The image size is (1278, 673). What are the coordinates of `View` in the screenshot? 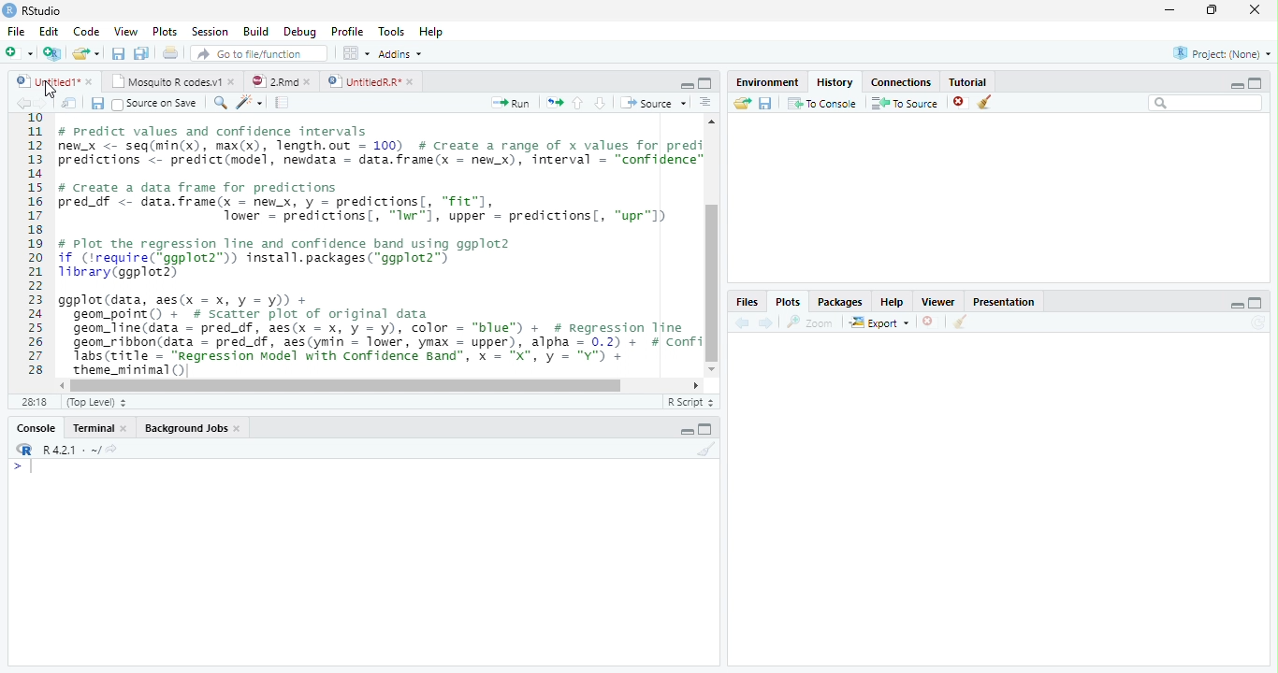 It's located at (125, 32).